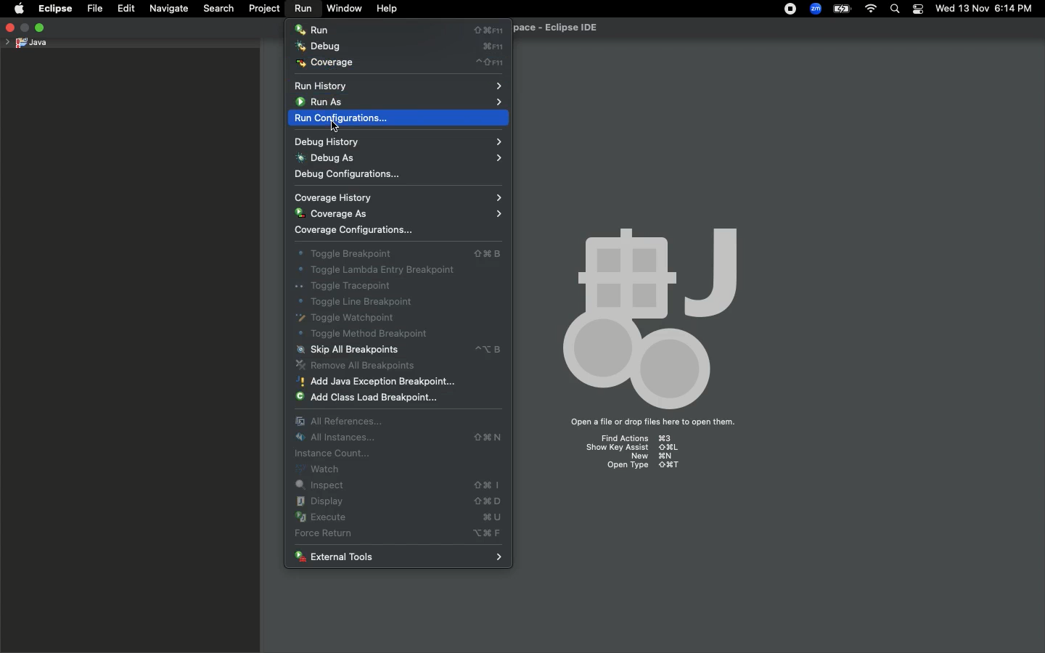 The width and height of the screenshot is (1045, 653). Describe the element at coordinates (169, 9) in the screenshot. I see `Navigate` at that location.